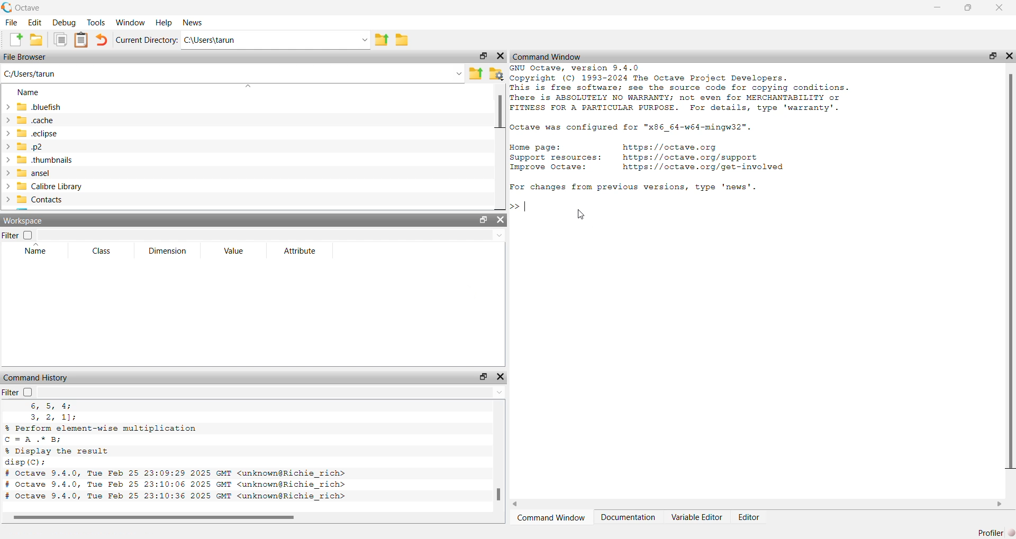 This screenshot has height=539, width=1016. Describe the element at coordinates (36, 378) in the screenshot. I see `Command History` at that location.